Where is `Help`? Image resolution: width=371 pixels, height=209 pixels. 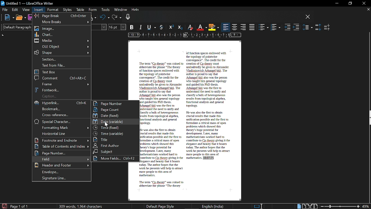 Help is located at coordinates (136, 10).